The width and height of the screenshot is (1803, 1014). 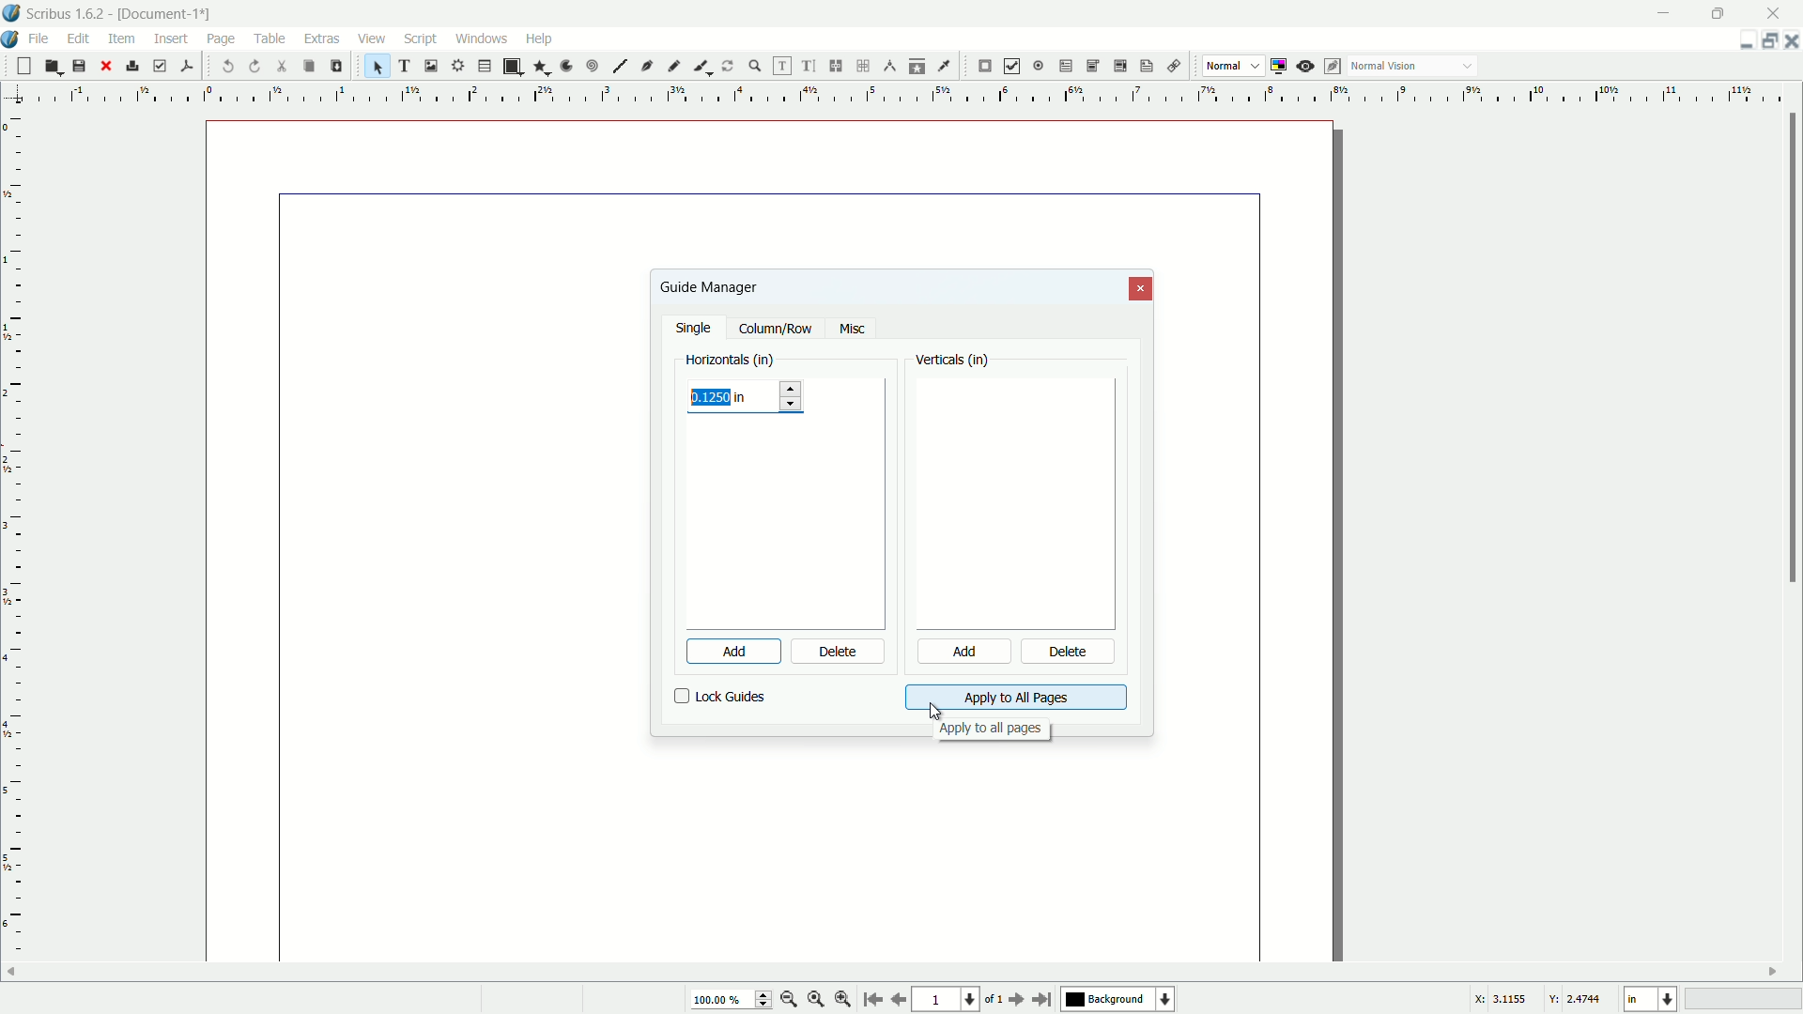 I want to click on link text frames, so click(x=837, y=66).